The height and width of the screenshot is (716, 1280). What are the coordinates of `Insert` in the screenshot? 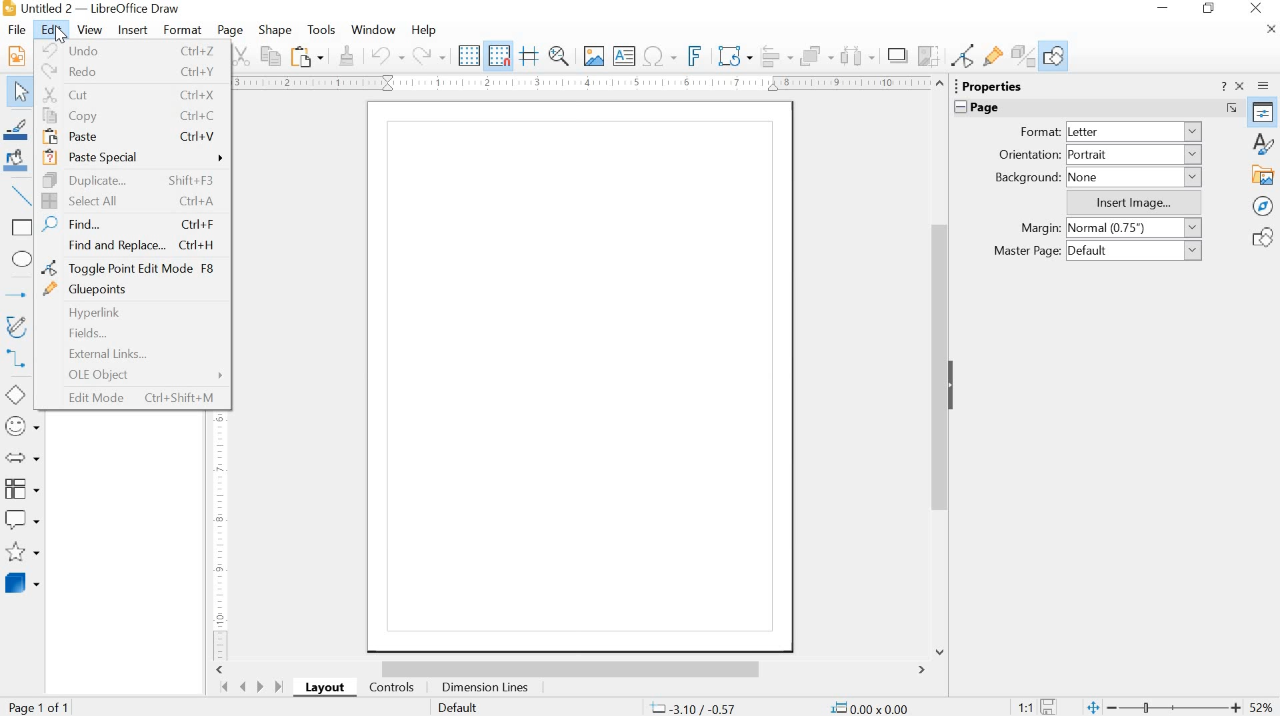 It's located at (133, 30).